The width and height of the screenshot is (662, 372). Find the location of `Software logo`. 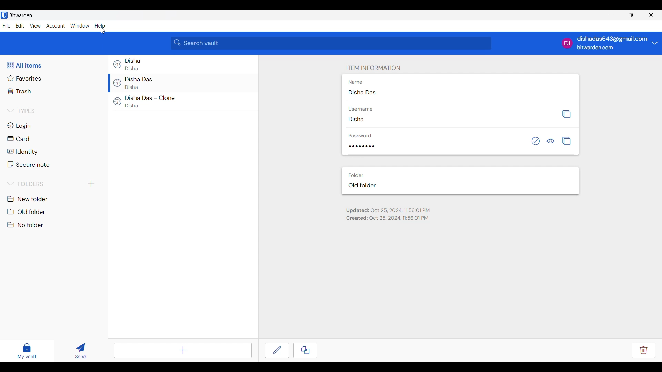

Software logo is located at coordinates (4, 15).